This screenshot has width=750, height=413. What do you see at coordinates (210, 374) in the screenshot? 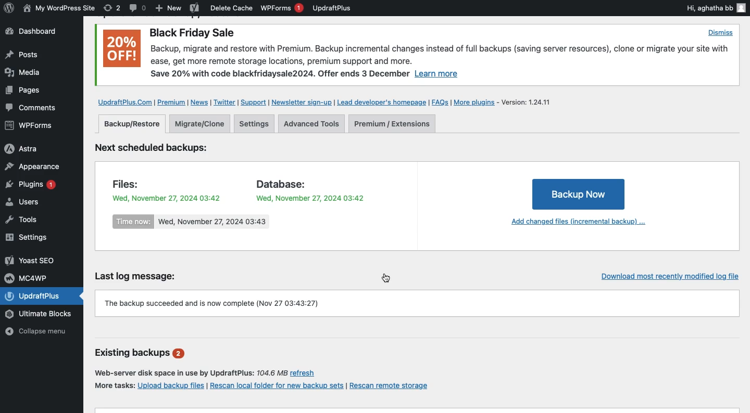
I see `Web-server disk space in use by UpdraftPlus: 7104.6 MB refresh` at bounding box center [210, 374].